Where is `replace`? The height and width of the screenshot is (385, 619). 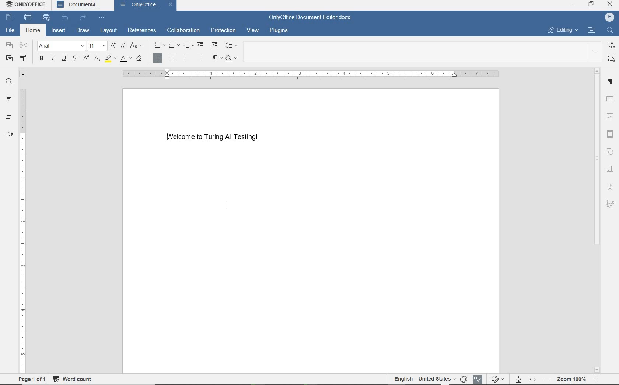 replace is located at coordinates (612, 45).